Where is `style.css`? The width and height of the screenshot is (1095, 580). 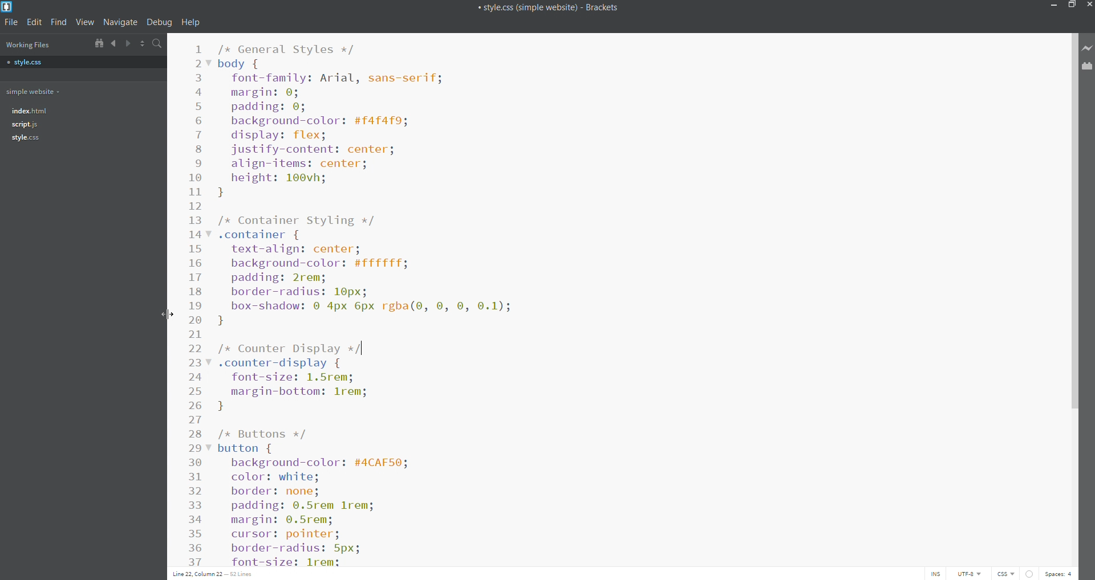 style.css is located at coordinates (84, 63).